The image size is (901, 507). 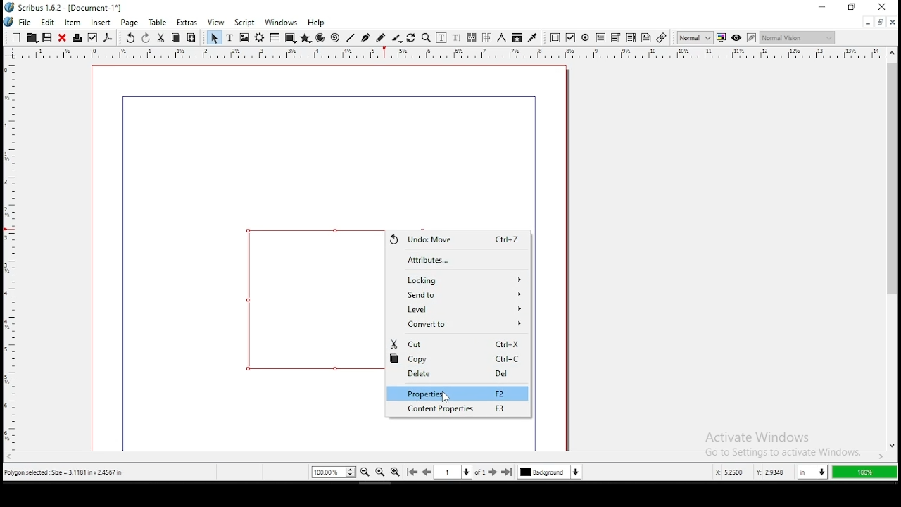 I want to click on horizontal ruler, so click(x=10, y=249).